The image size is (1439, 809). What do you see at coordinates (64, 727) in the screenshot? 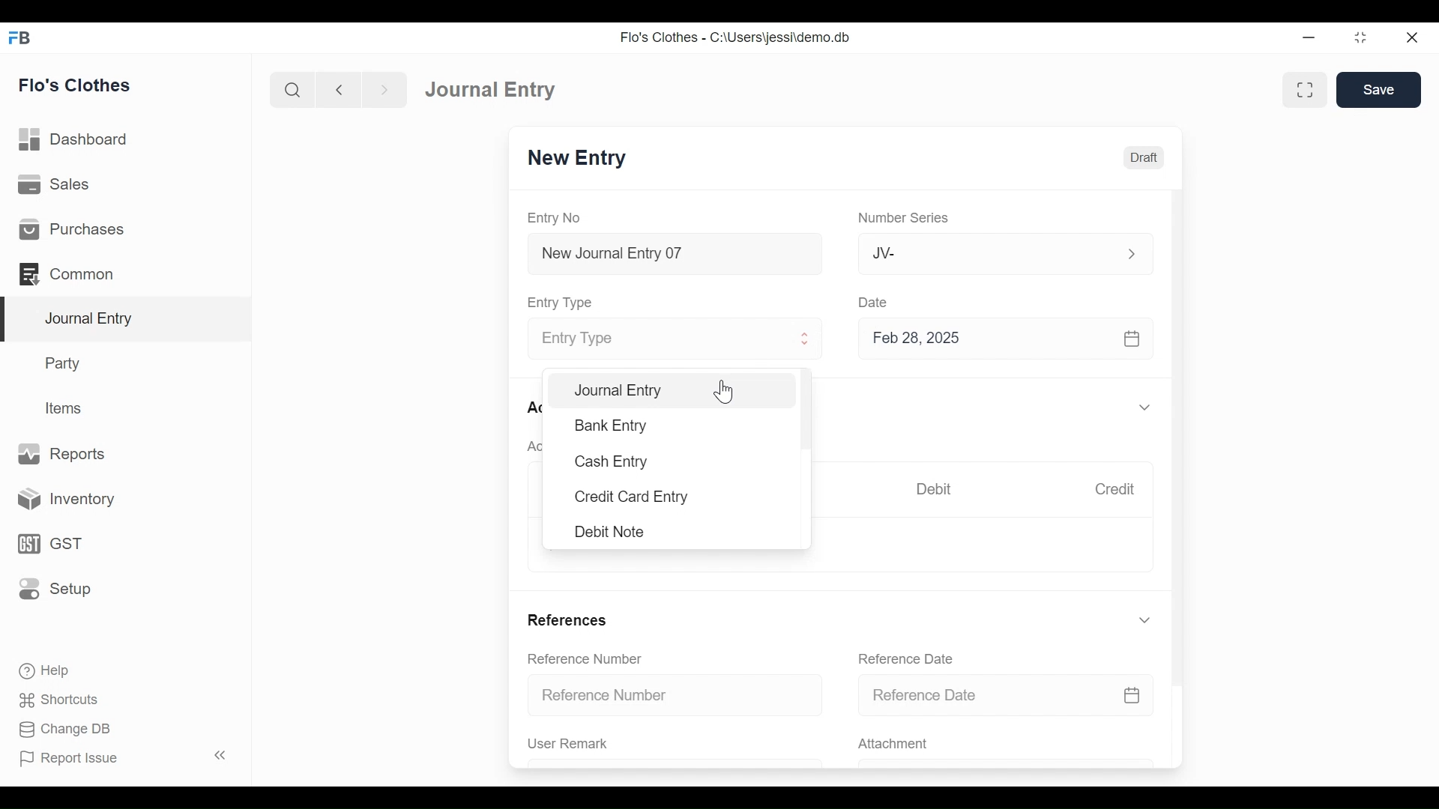
I see `Change DB` at bounding box center [64, 727].